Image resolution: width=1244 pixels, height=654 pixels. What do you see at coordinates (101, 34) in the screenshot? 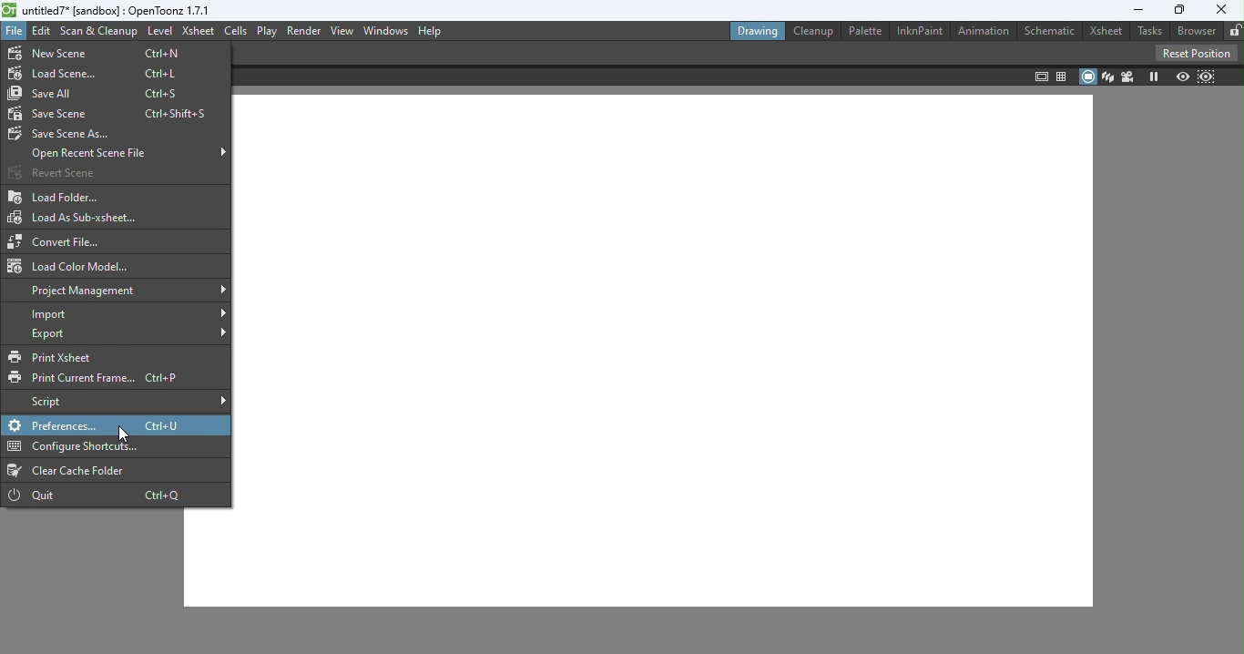
I see `Scan & Cleanup` at bounding box center [101, 34].